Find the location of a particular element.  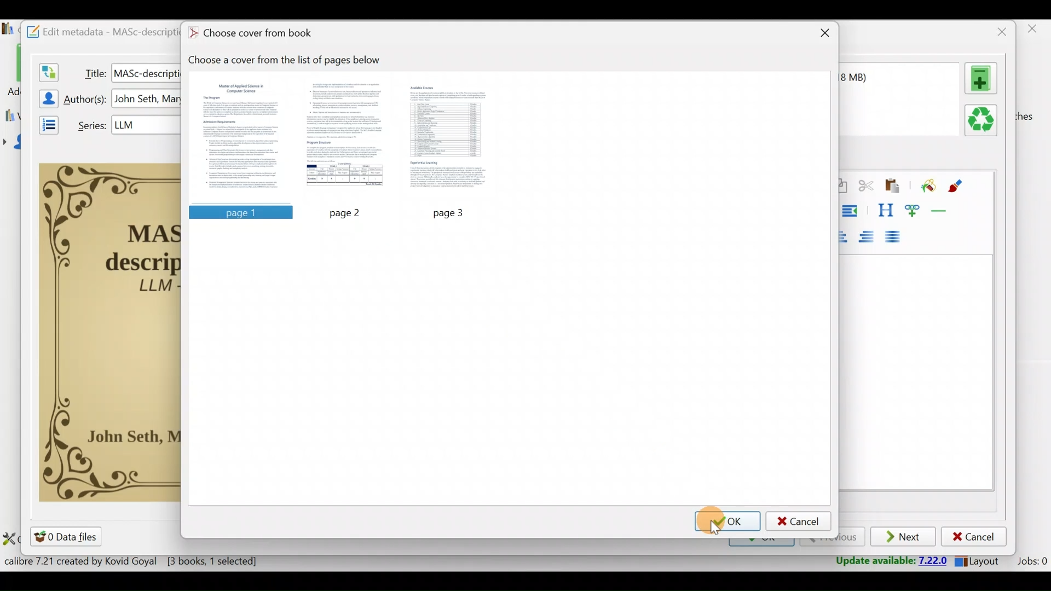

Copy is located at coordinates (842, 187).